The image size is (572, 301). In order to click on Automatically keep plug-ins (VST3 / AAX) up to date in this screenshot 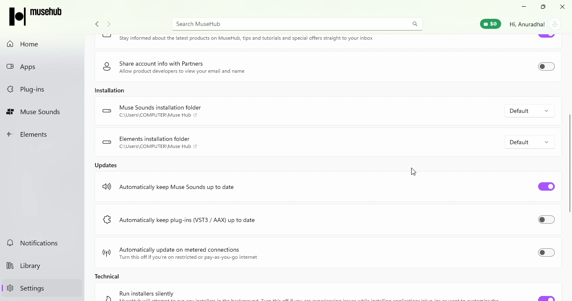, I will do `click(191, 219)`.